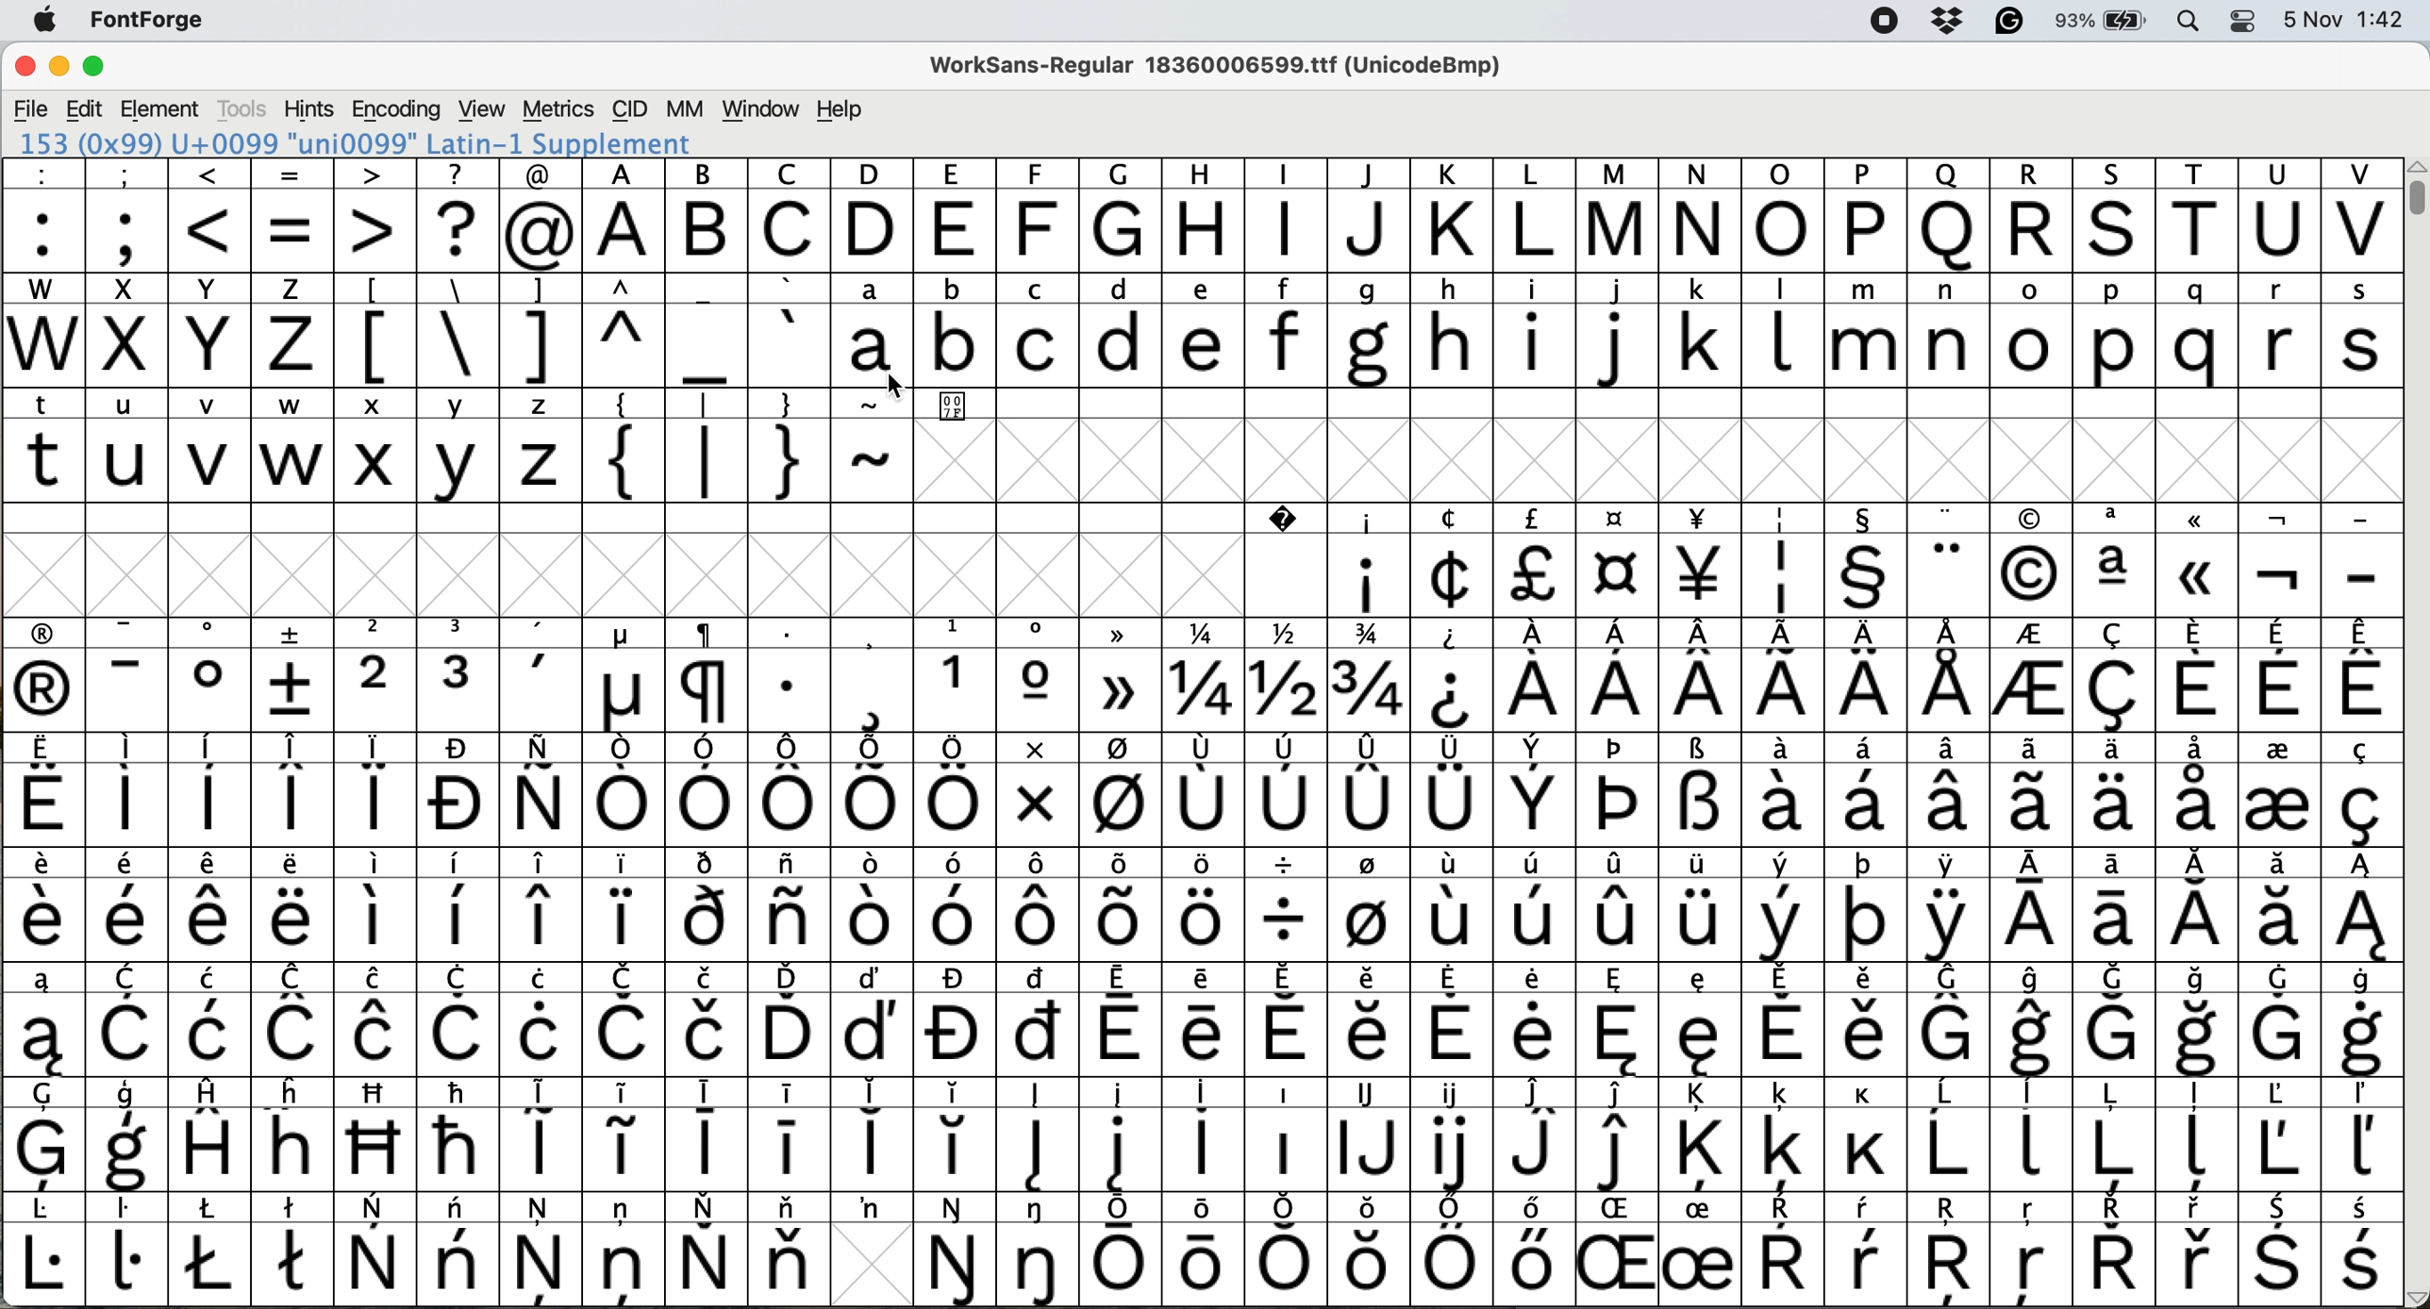 This screenshot has width=2430, height=1309. What do you see at coordinates (957, 906) in the screenshot?
I see `symbol` at bounding box center [957, 906].